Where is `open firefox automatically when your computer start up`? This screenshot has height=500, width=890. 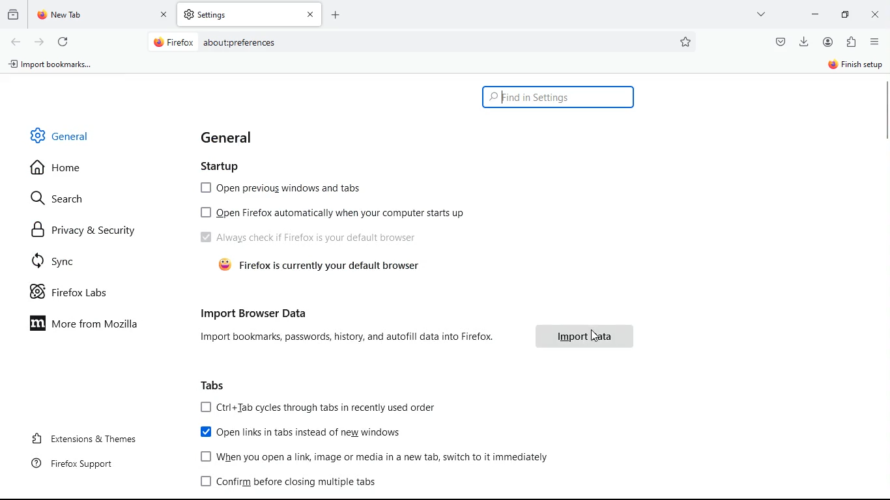 open firefox automatically when your computer start up is located at coordinates (333, 212).